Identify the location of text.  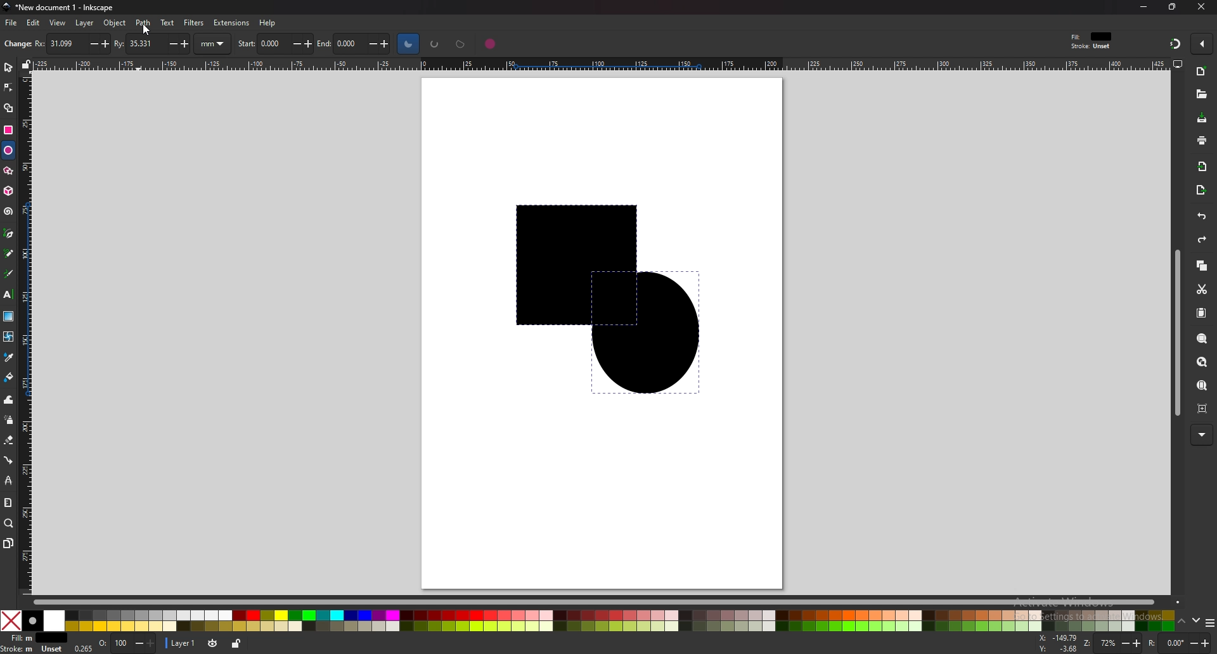
(167, 22).